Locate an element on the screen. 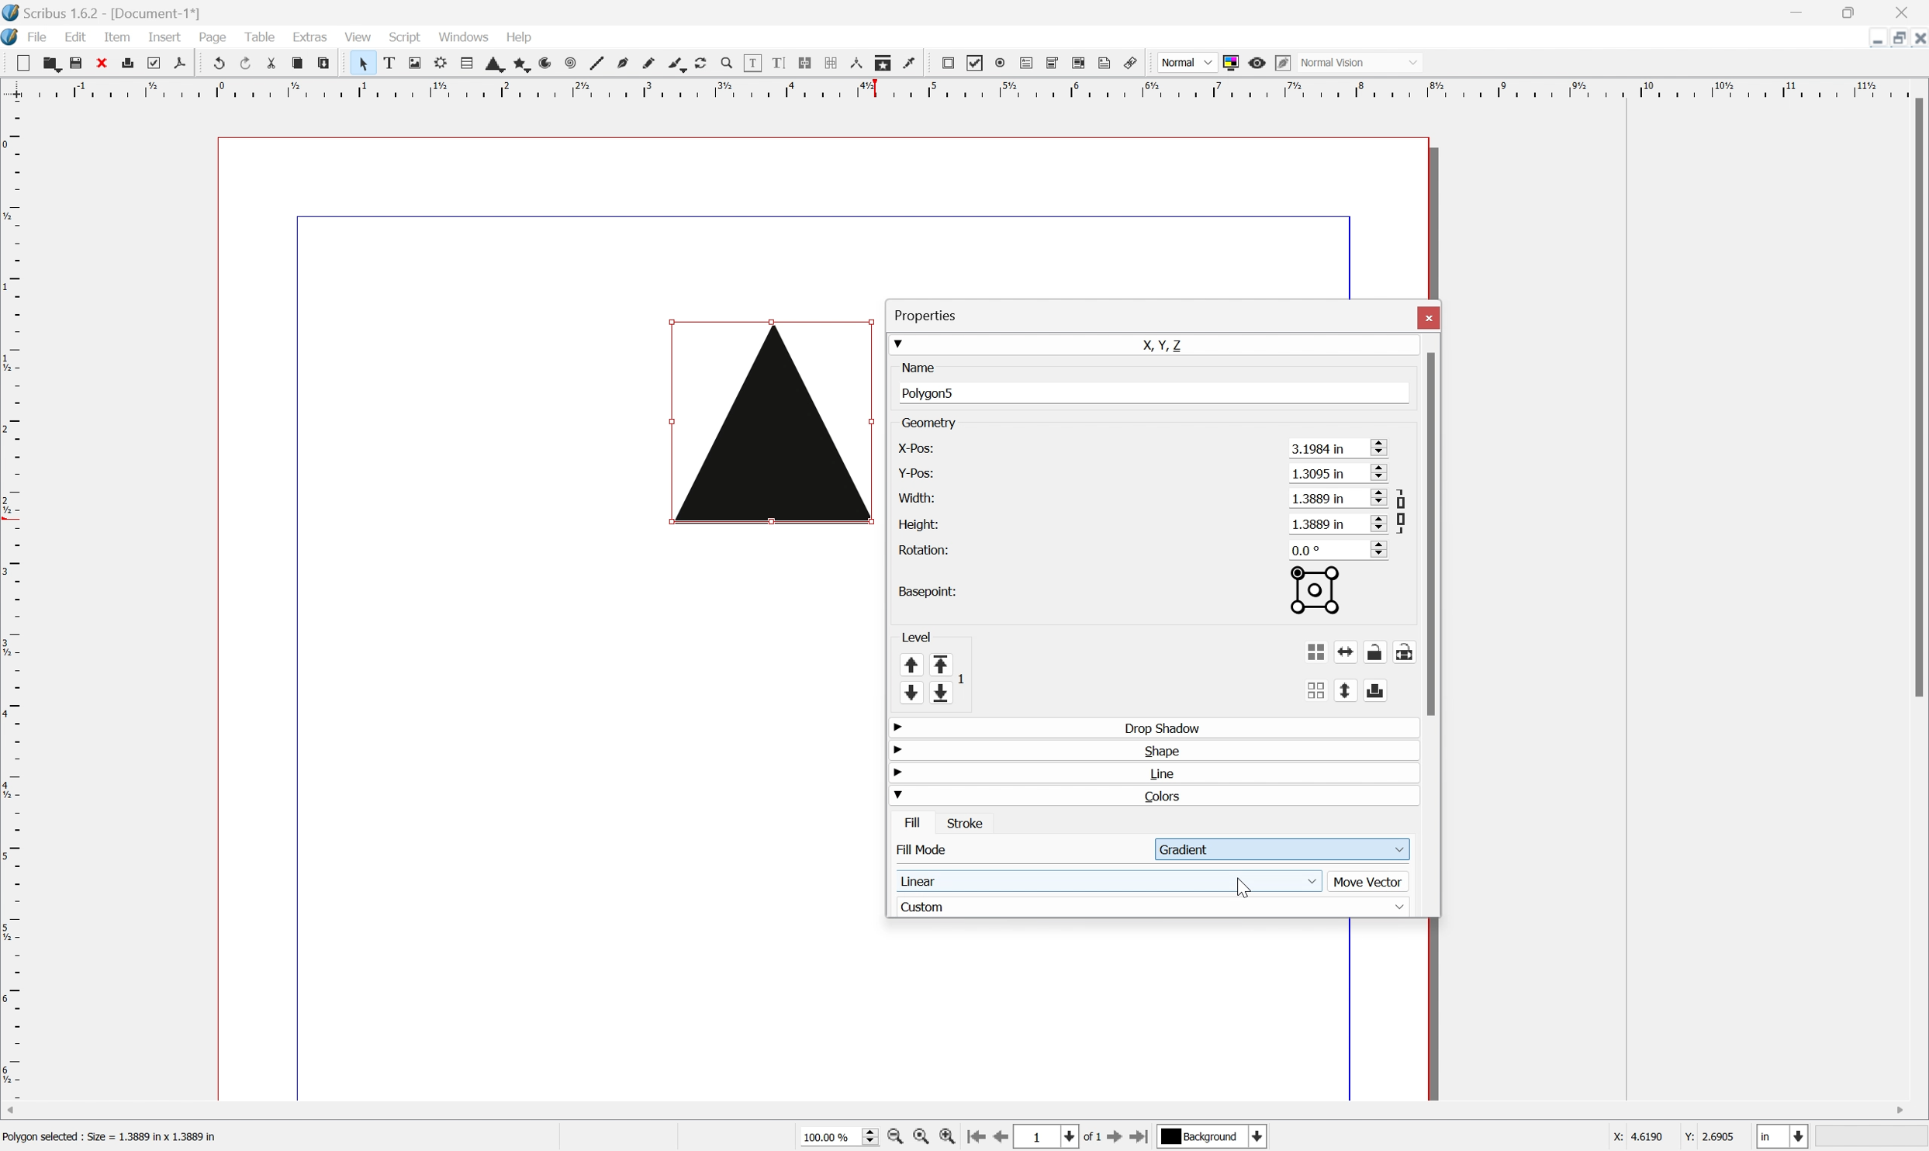 The width and height of the screenshot is (1929, 1151). 1.3095 in is located at coordinates (1340, 474).